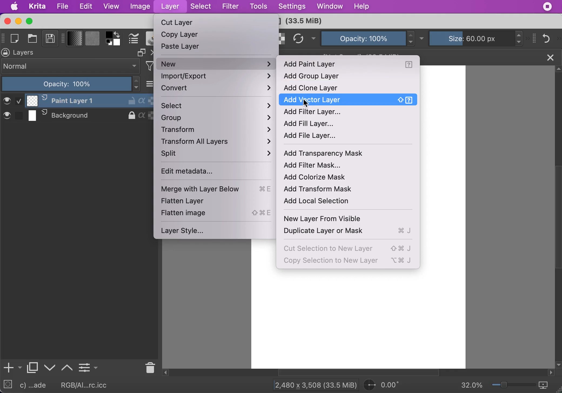 The width and height of the screenshot is (562, 393). Describe the element at coordinates (216, 64) in the screenshot. I see `new` at that location.